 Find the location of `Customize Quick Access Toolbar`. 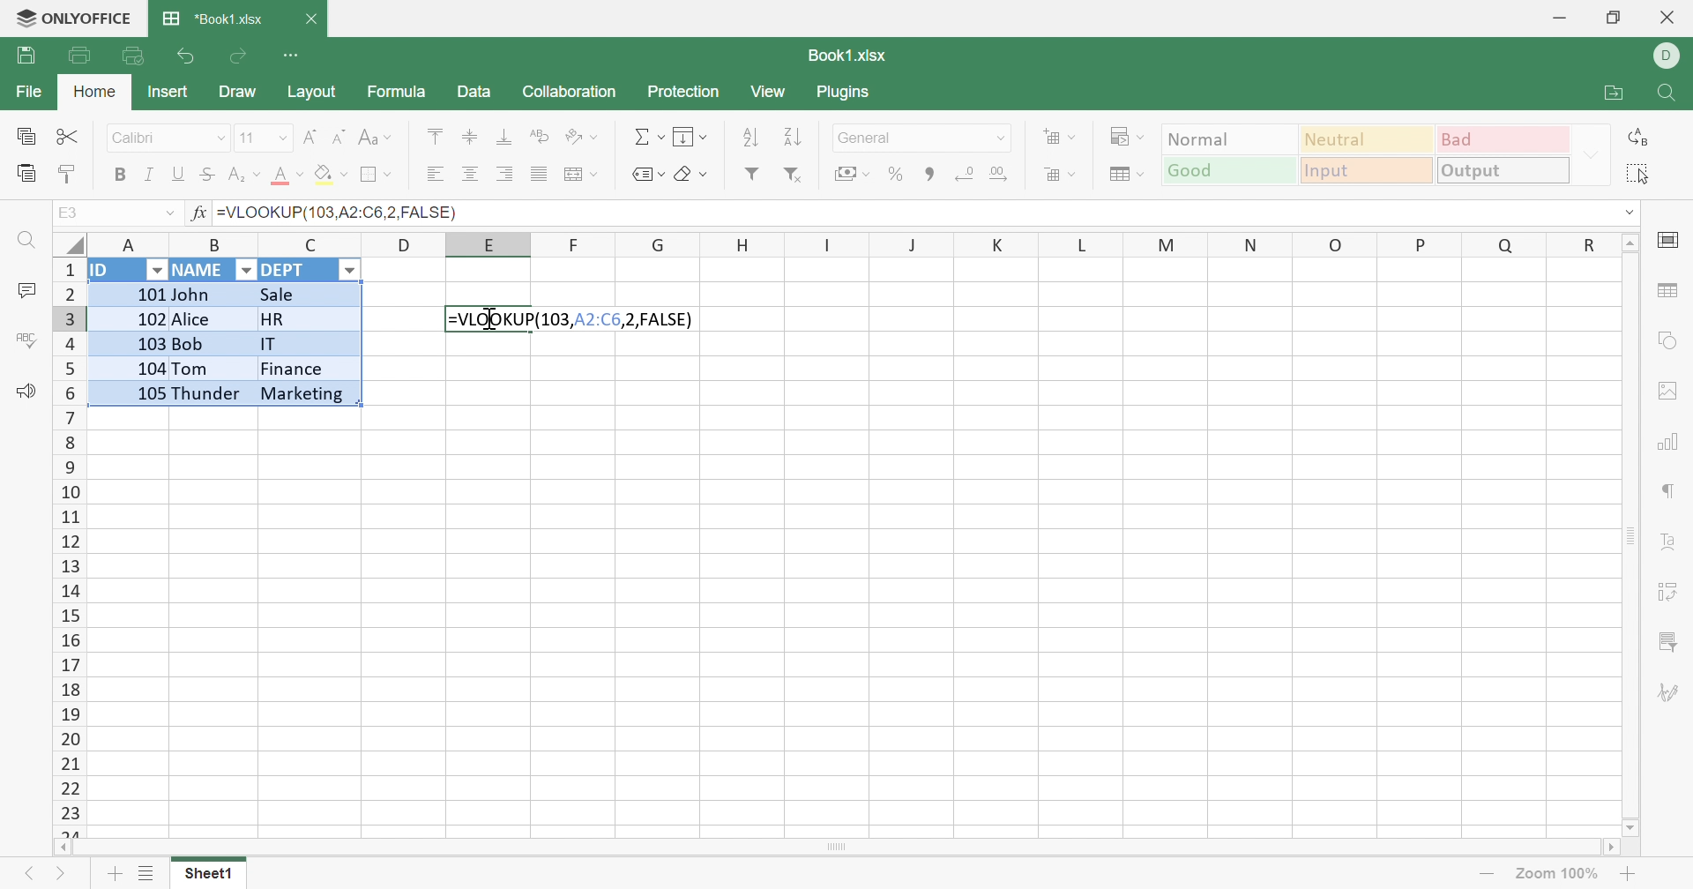

Customize Quick Access Toolbar is located at coordinates (294, 56).